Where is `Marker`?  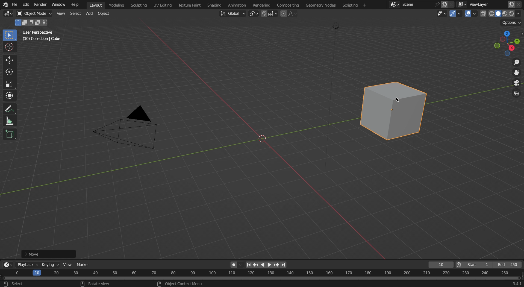 Marker is located at coordinates (84, 263).